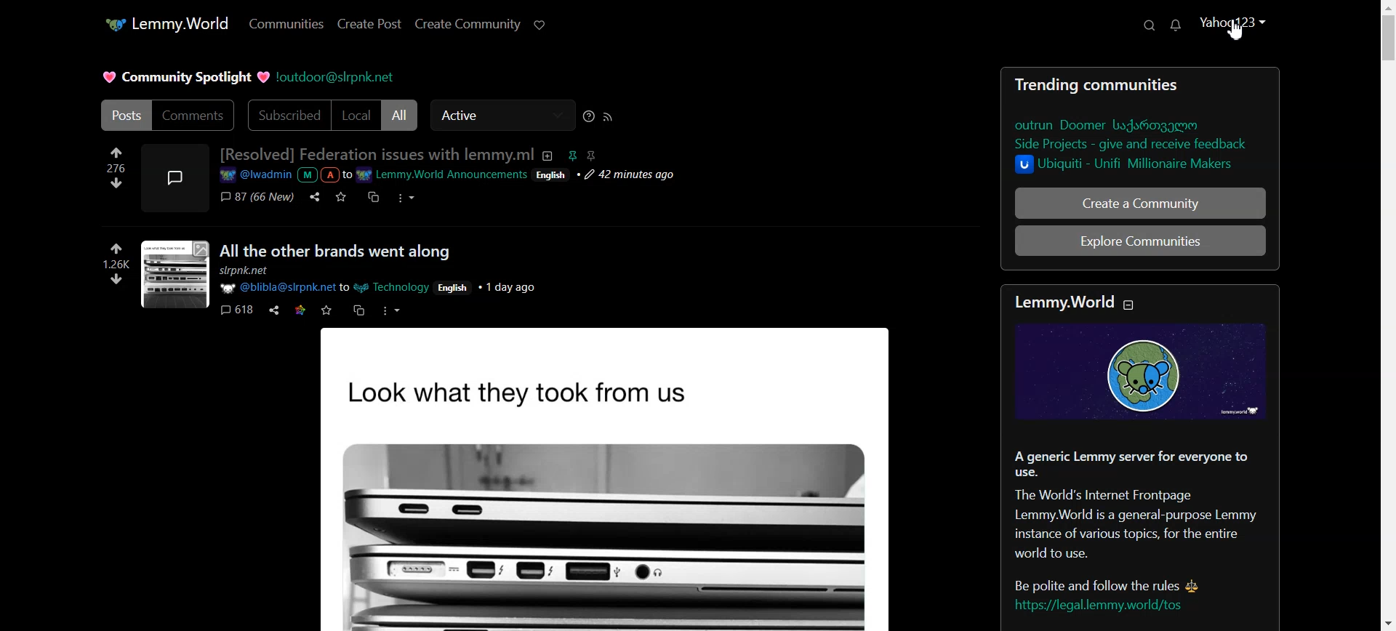 This screenshot has width=1396, height=631. What do you see at coordinates (345, 287) in the screenshot?
I see `to` at bounding box center [345, 287].